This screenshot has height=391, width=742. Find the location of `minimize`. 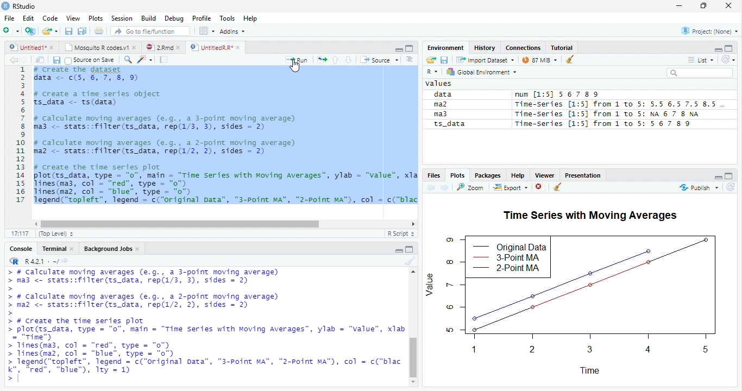

minimize is located at coordinates (716, 51).